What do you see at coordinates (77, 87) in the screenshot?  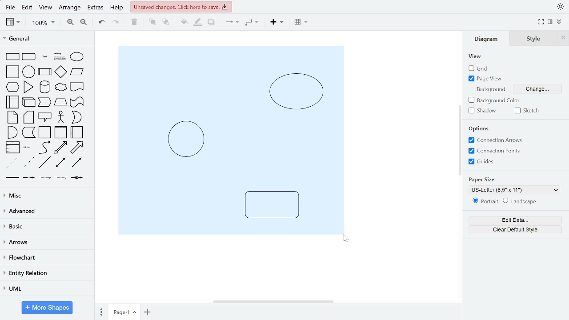 I see `document` at bounding box center [77, 87].